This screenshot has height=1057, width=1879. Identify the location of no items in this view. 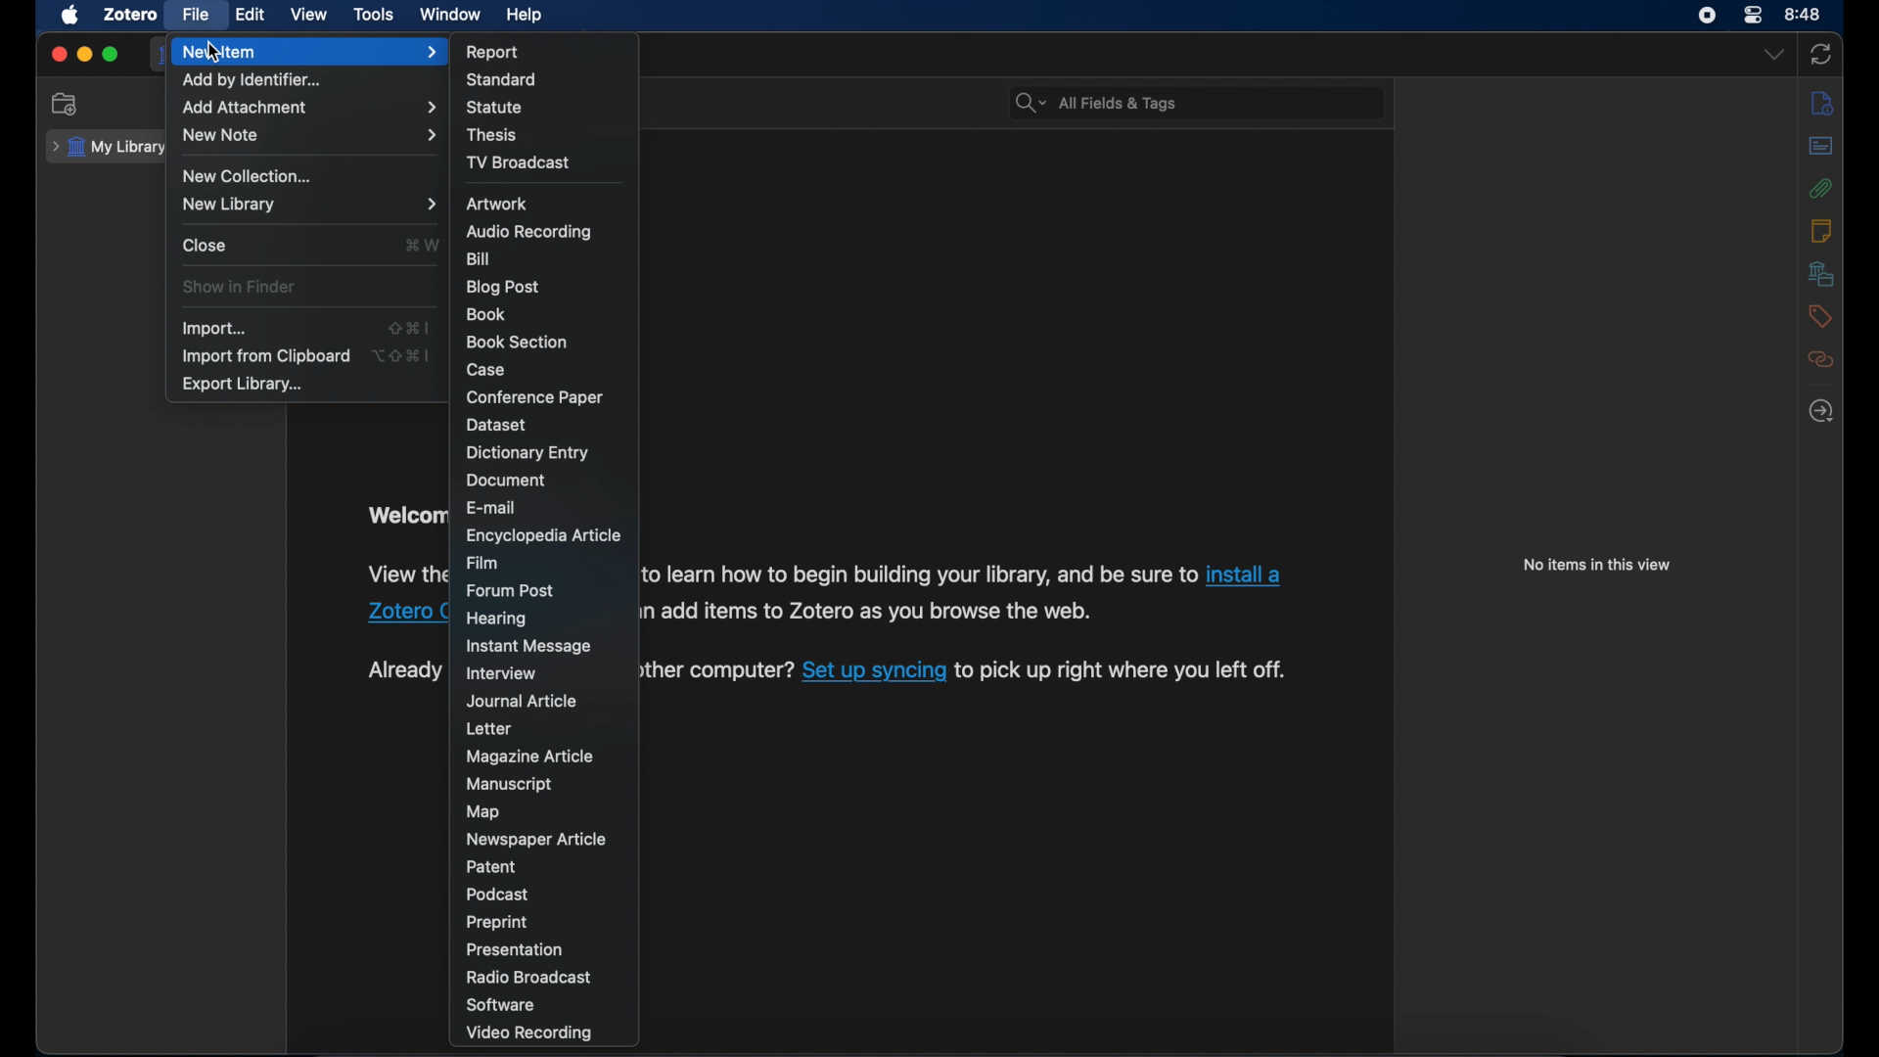
(1597, 564).